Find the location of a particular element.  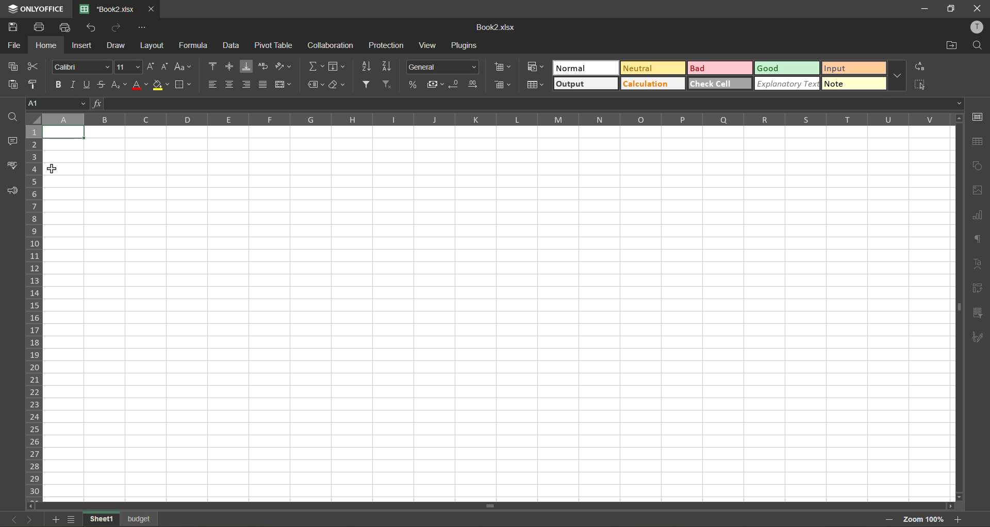

insert cells is located at coordinates (503, 68).